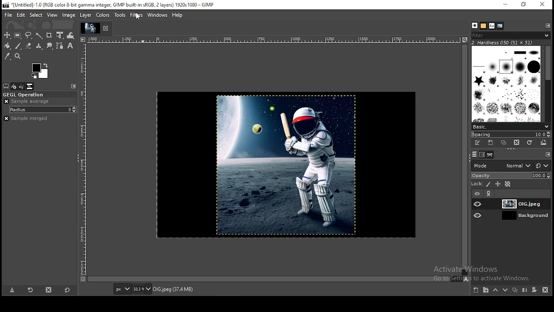 Image resolution: width=554 pixels, height=312 pixels. Describe the element at coordinates (516, 289) in the screenshot. I see `create a duplicate of the layer and insert it to the image` at that location.